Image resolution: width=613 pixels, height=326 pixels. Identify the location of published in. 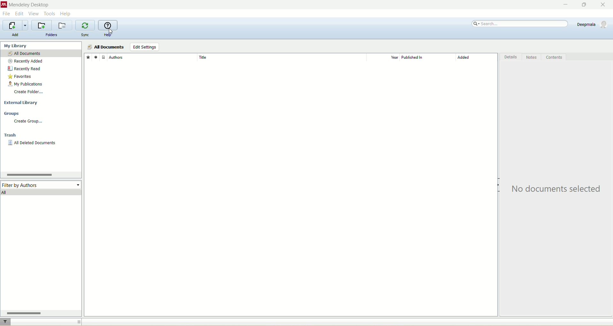
(428, 57).